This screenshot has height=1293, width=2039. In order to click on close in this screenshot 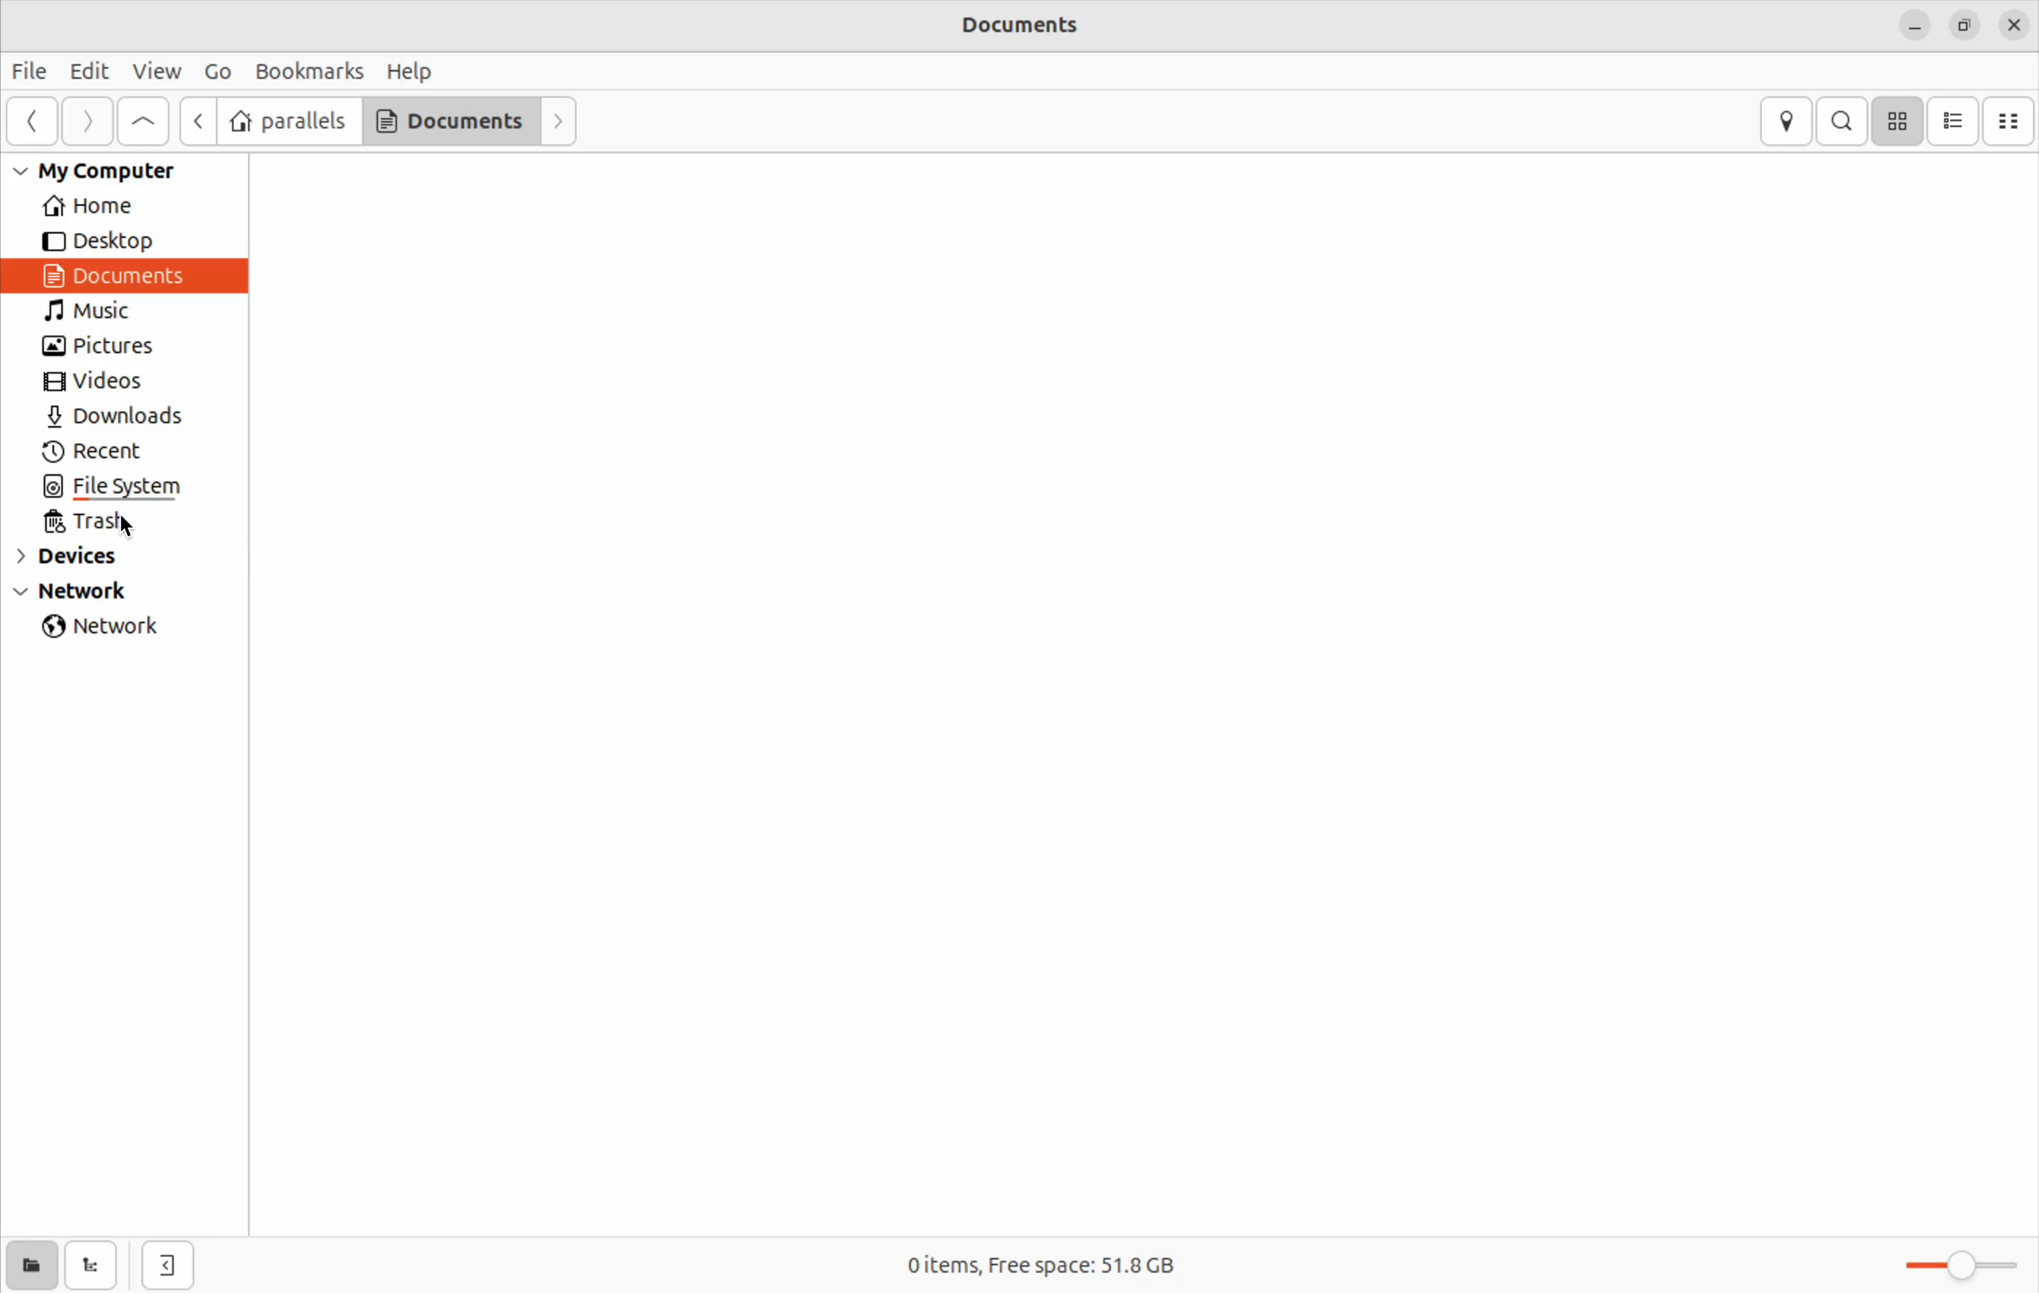, I will do `click(2013, 26)`.